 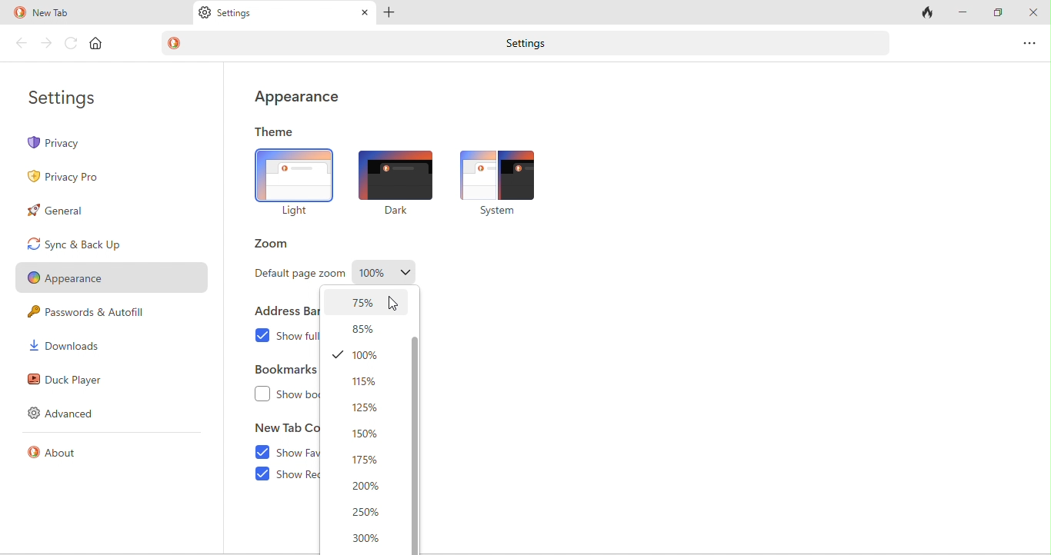 What do you see at coordinates (390, 13) in the screenshot?
I see `add` at bounding box center [390, 13].